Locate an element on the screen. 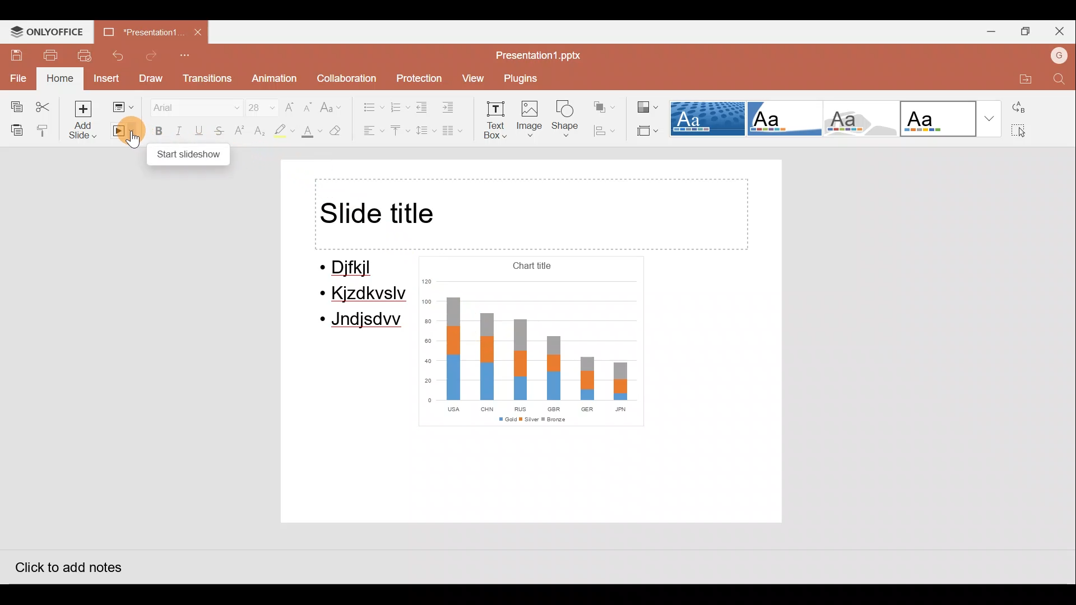 The width and height of the screenshot is (1076, 605). Decrease font size is located at coordinates (307, 105).